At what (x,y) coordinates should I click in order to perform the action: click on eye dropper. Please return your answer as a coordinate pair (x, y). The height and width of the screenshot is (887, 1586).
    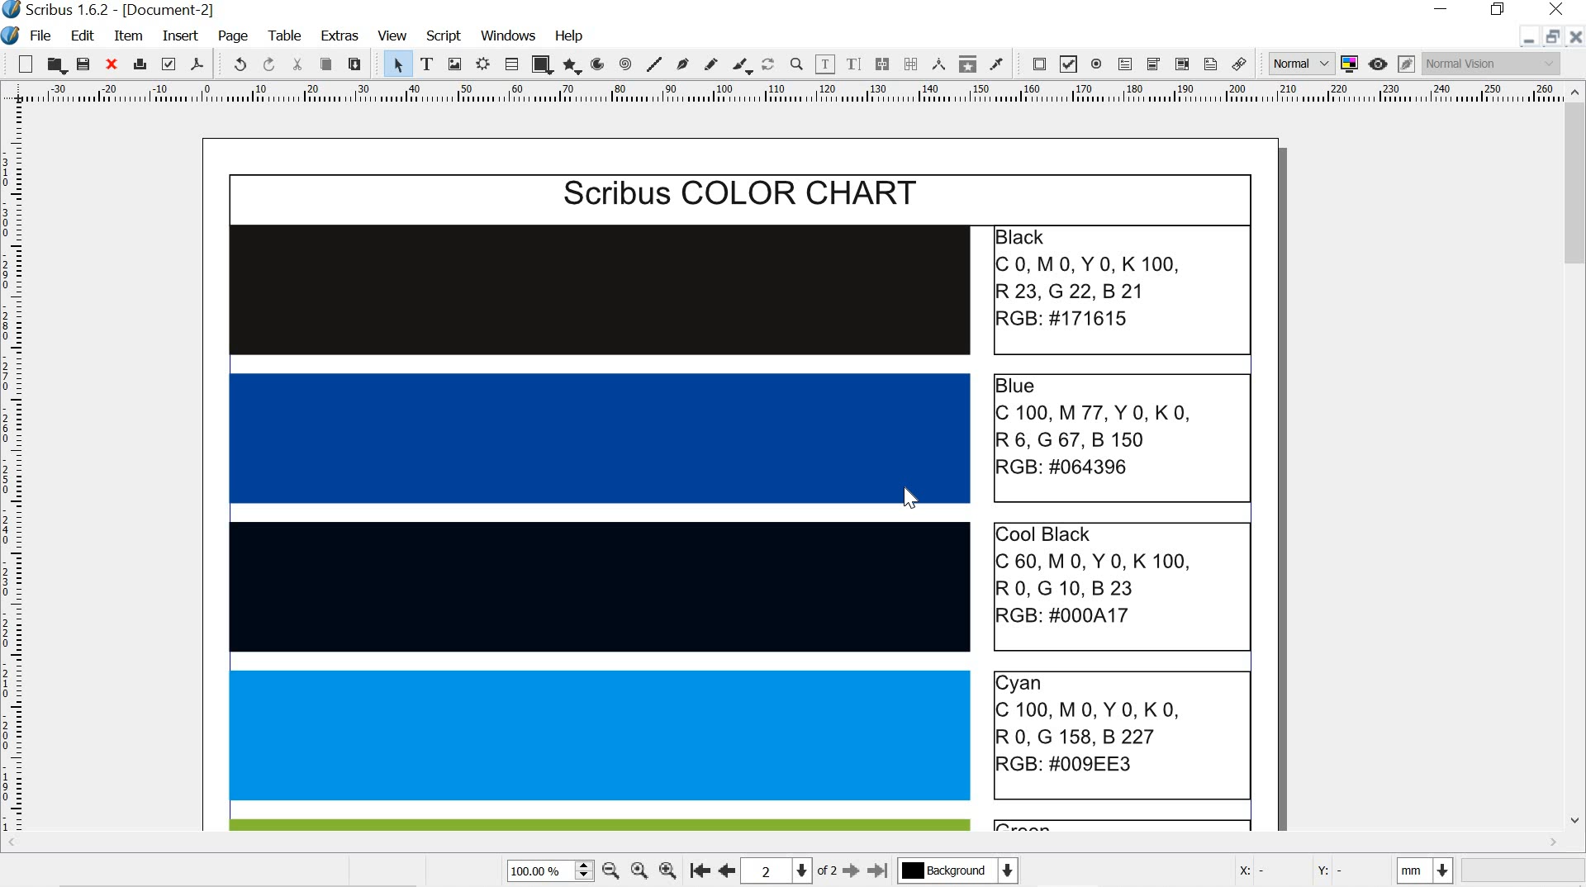
    Looking at the image, I should click on (997, 64).